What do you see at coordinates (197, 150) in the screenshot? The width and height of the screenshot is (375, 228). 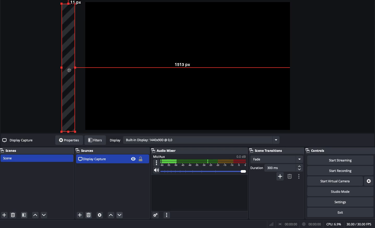 I see `Audio/mixer` at bounding box center [197, 150].